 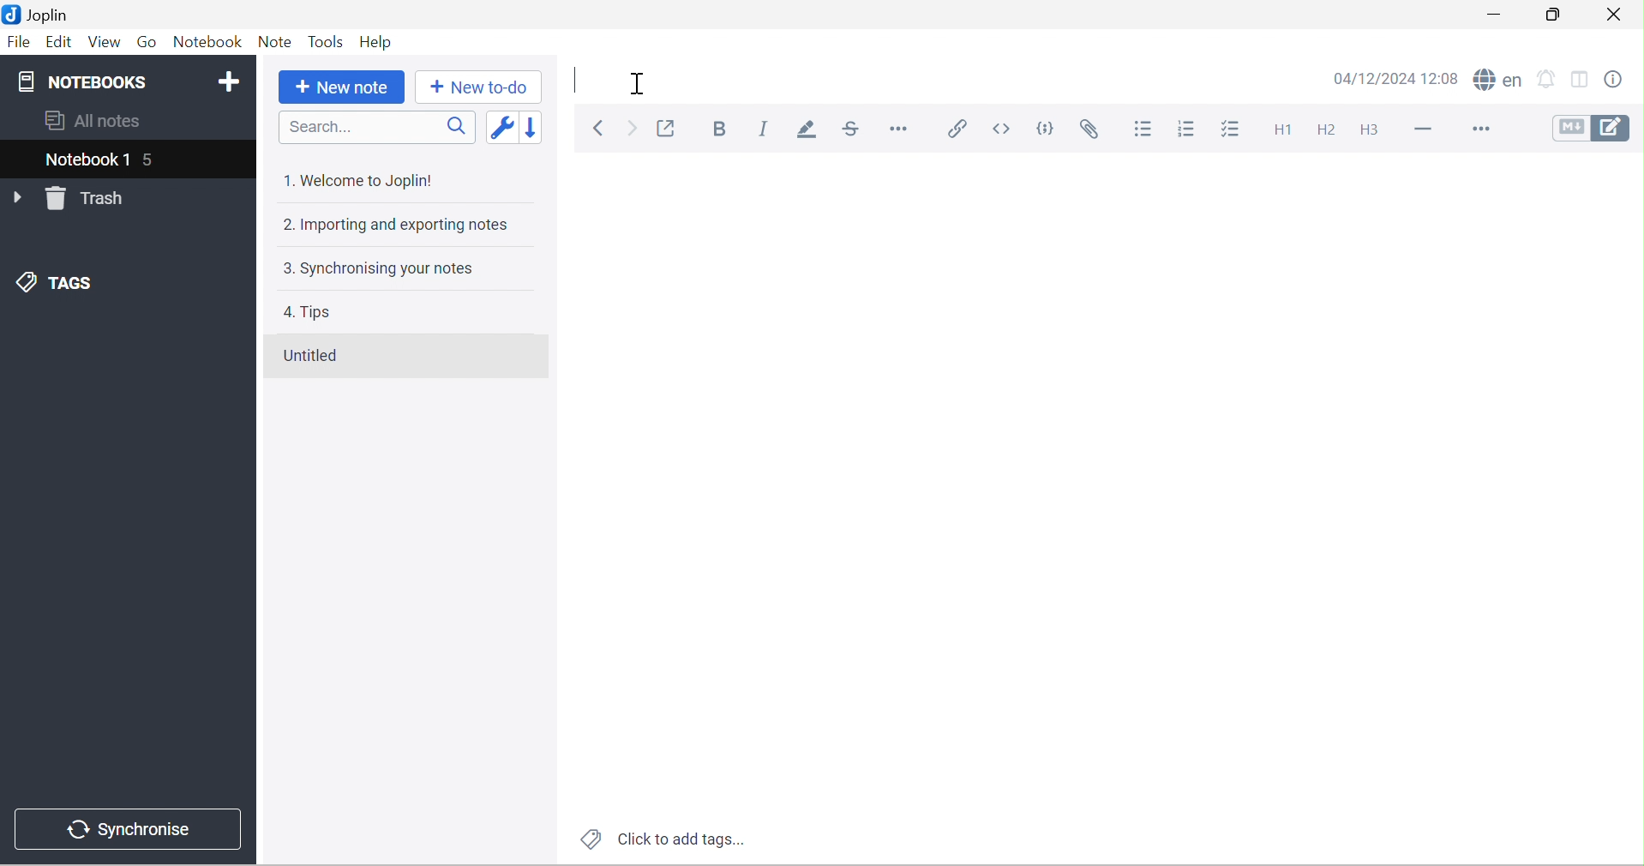 What do you see at coordinates (1617, 16) in the screenshot?
I see `Close` at bounding box center [1617, 16].